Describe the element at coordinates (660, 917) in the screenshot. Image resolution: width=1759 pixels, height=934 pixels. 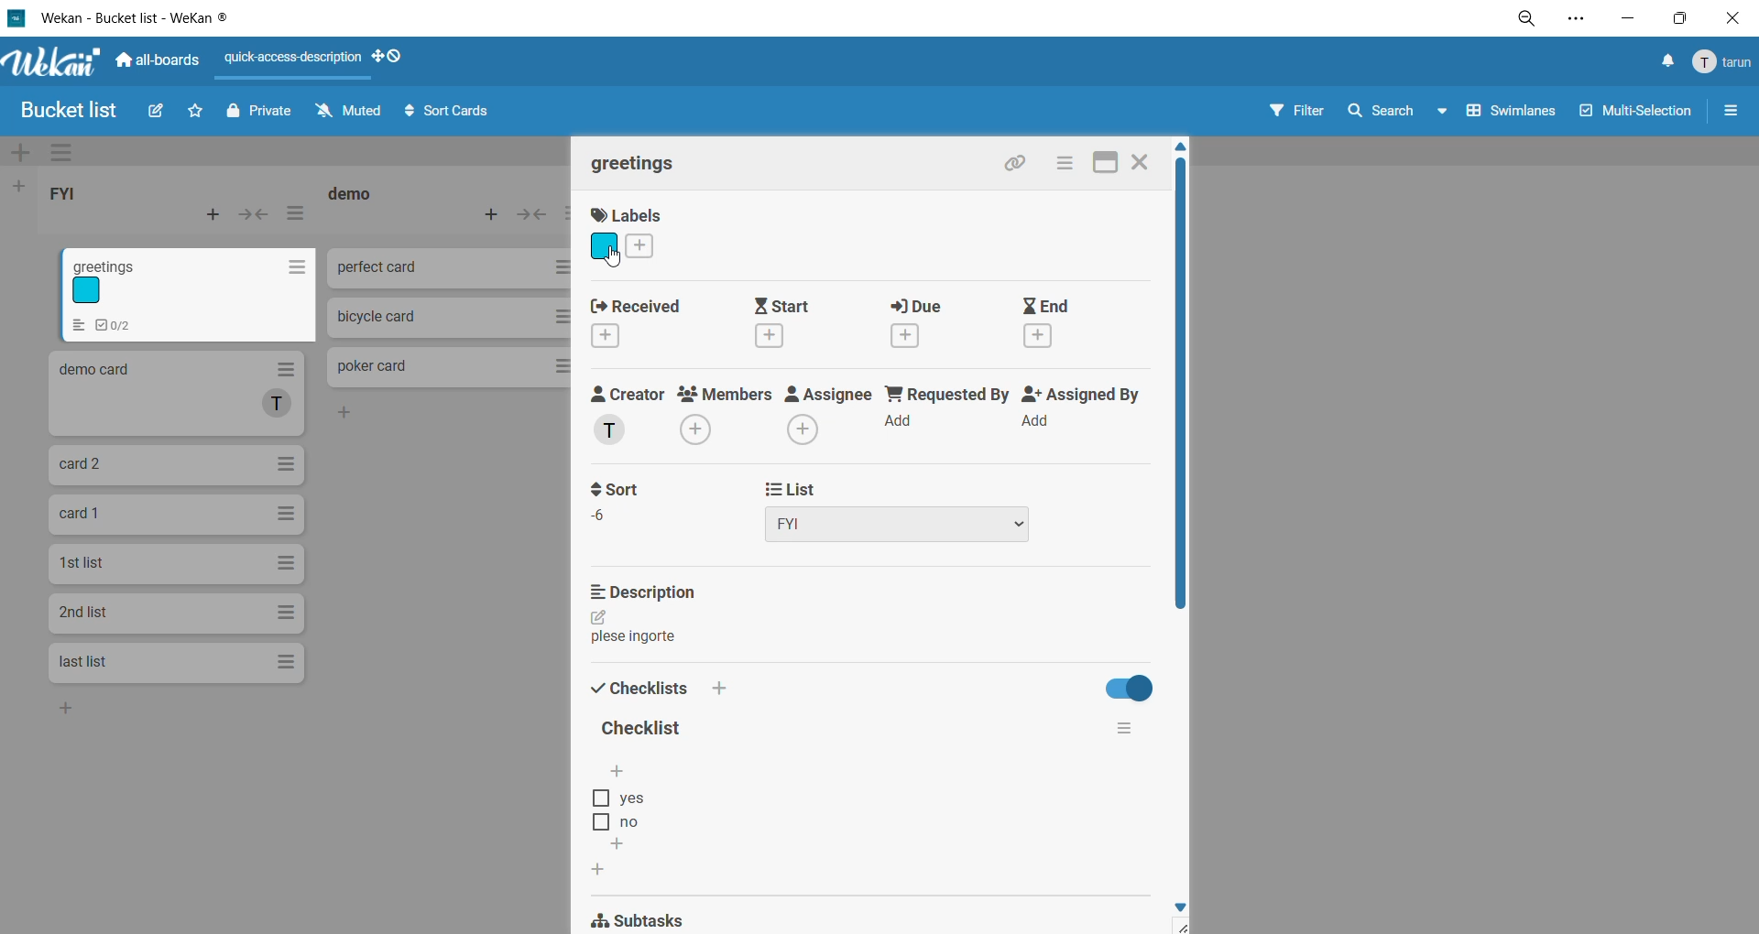
I see `subtasks` at that location.